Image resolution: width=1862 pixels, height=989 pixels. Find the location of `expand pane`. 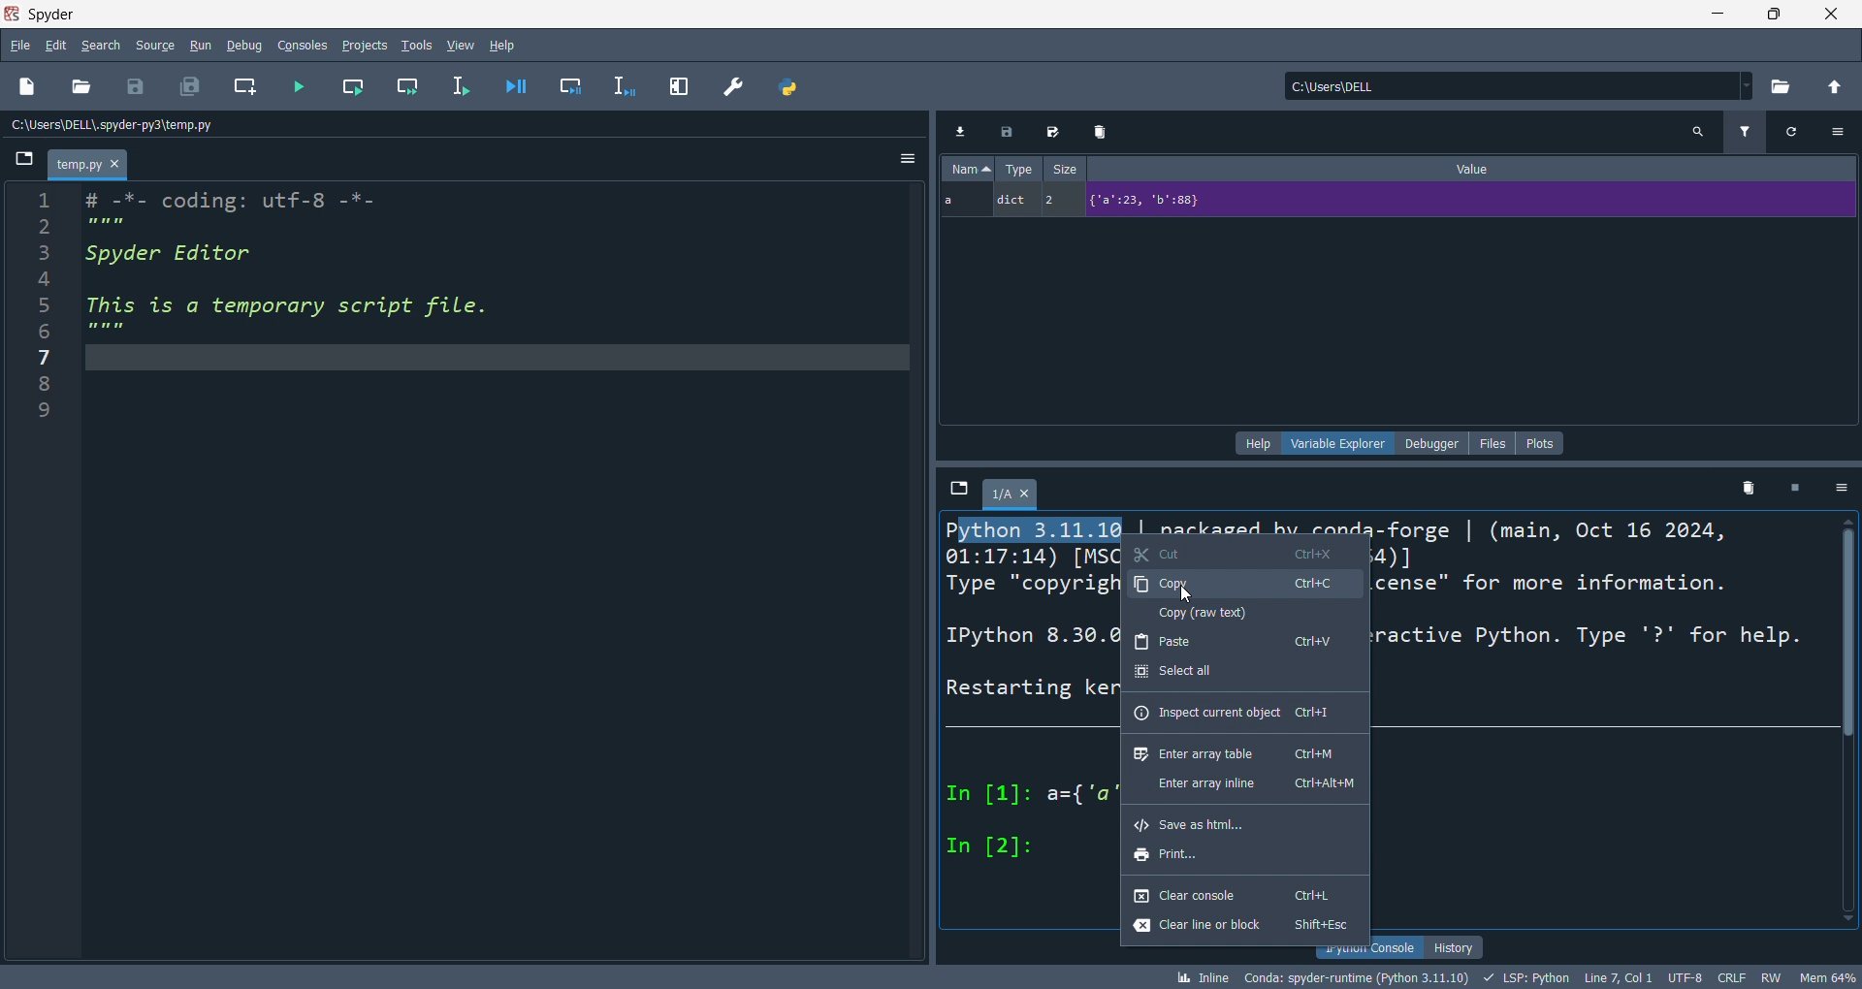

expand pane is located at coordinates (681, 87).